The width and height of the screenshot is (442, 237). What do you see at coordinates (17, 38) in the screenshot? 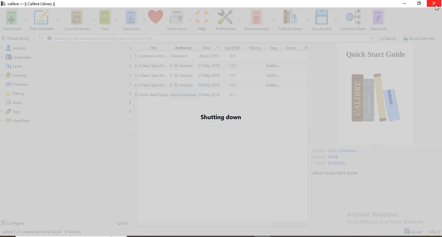
I see `virtual library` at bounding box center [17, 38].